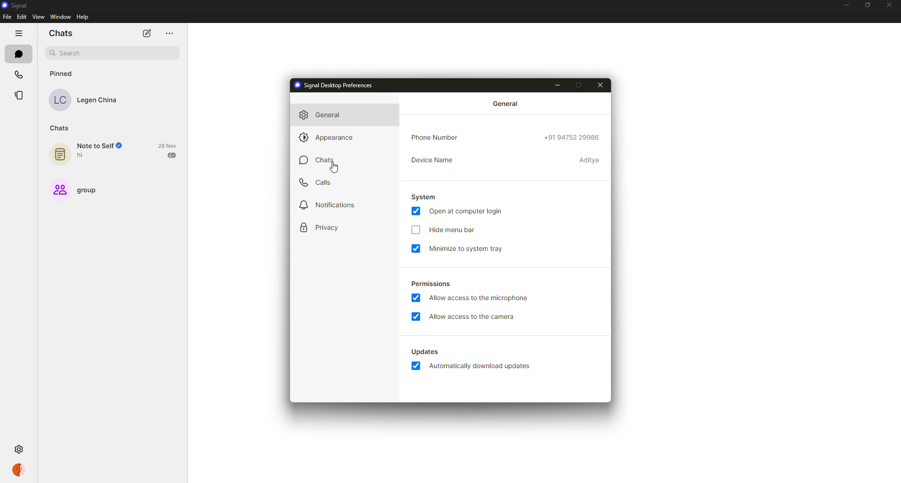 This screenshot has width=901, height=483. I want to click on privacy, so click(322, 228).